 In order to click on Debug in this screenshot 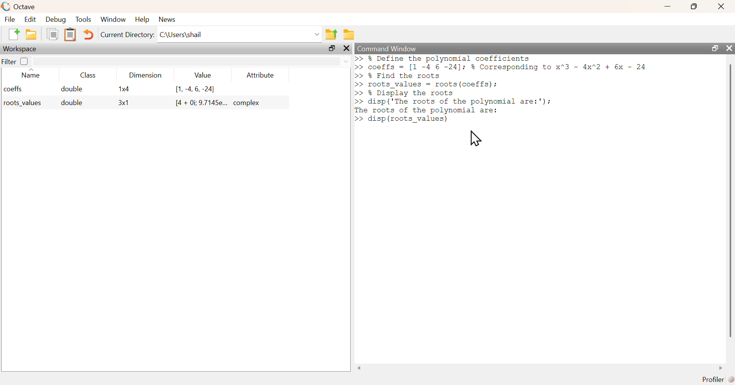, I will do `click(57, 20)`.